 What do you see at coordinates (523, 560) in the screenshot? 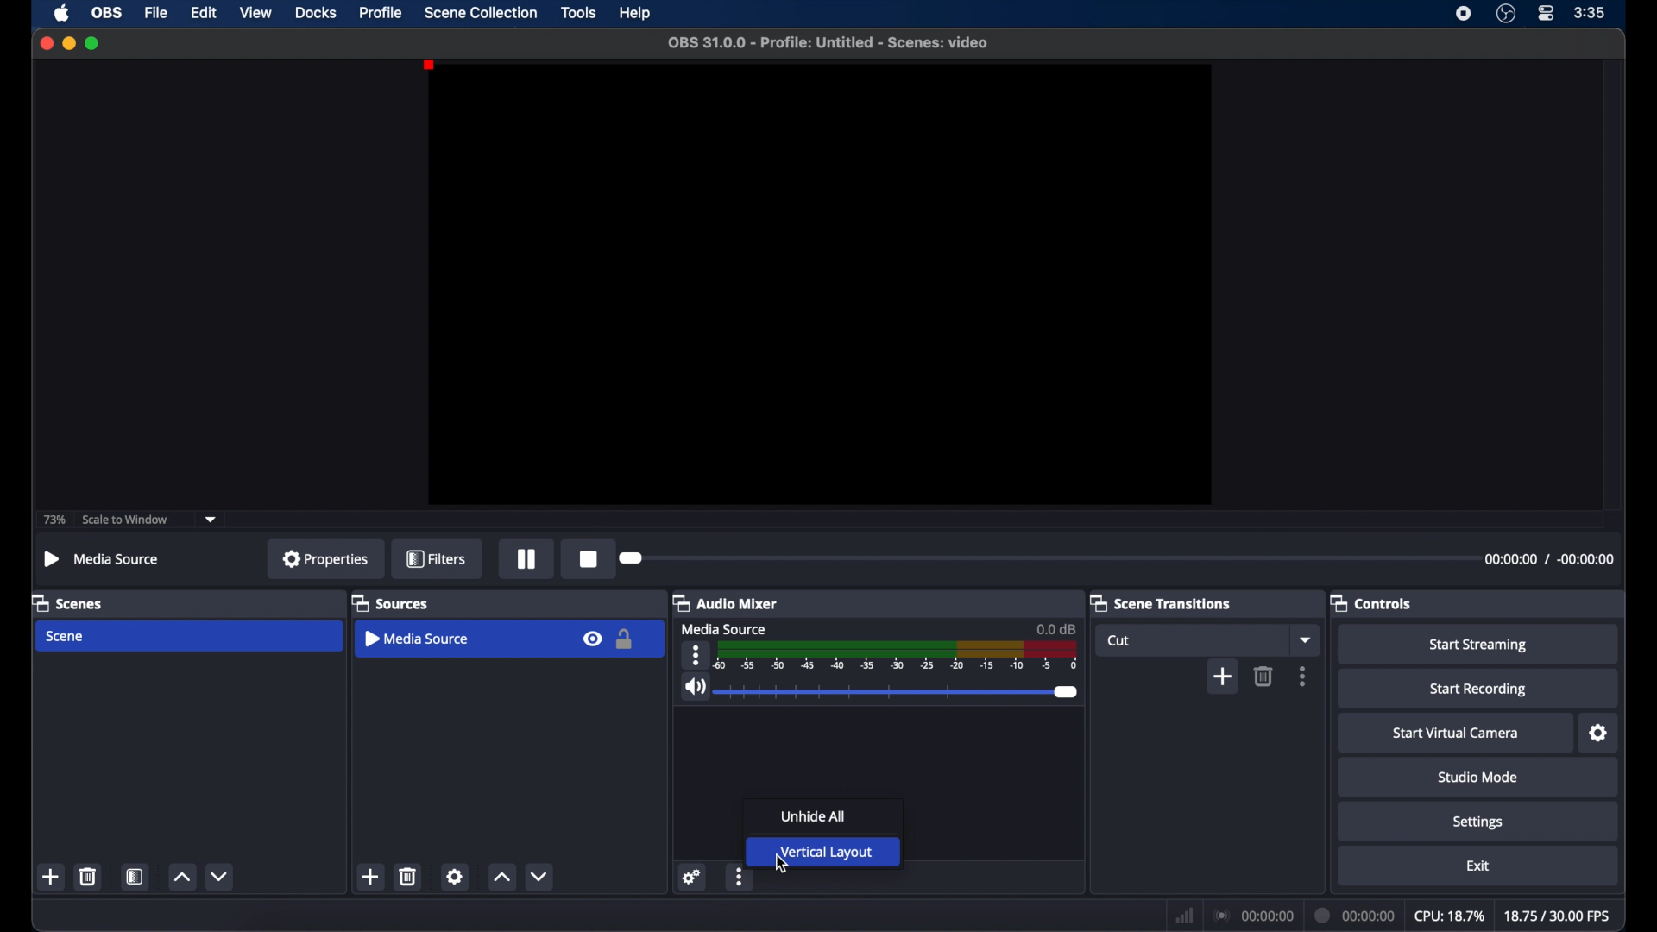
I see `Pause` at bounding box center [523, 560].